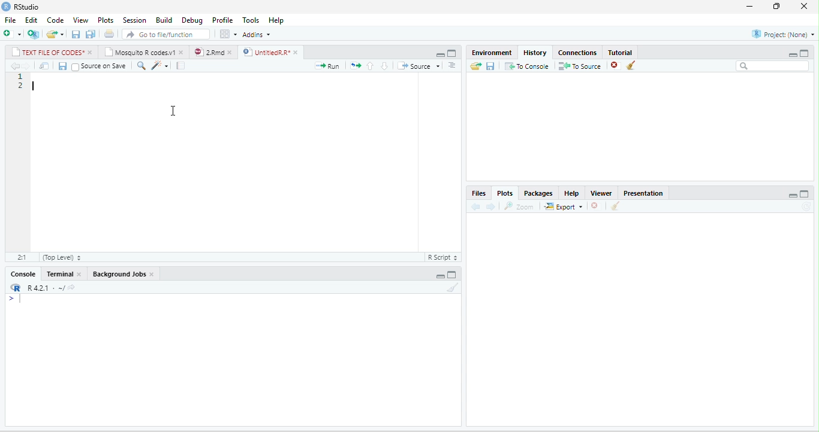 This screenshot has height=432, width=819. Describe the element at coordinates (452, 65) in the screenshot. I see `options` at that location.